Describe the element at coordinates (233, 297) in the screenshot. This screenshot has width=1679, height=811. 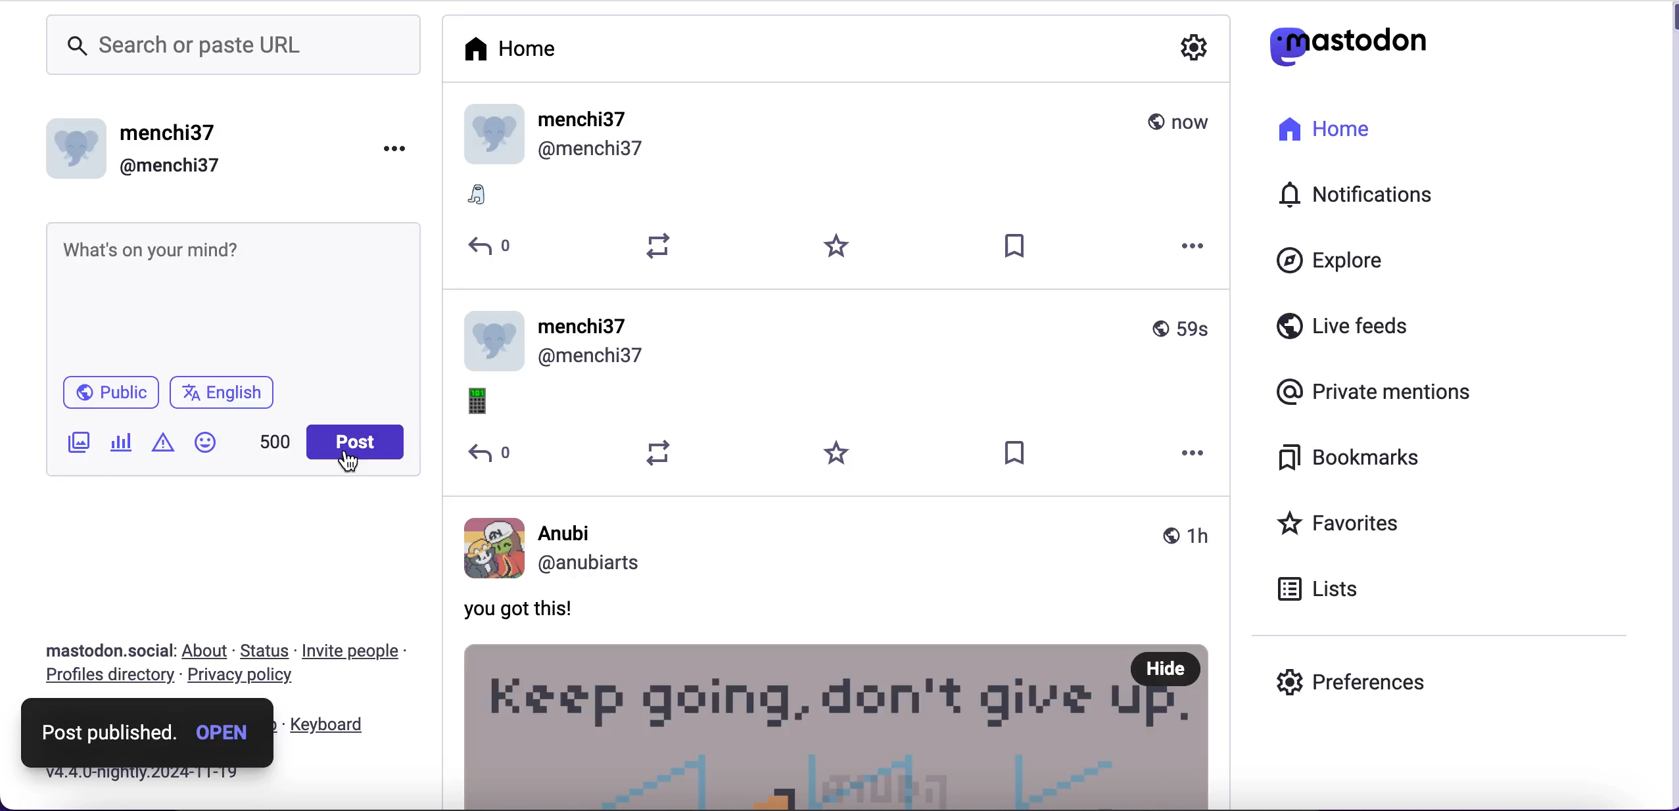
I see `what's on your mind?` at that location.